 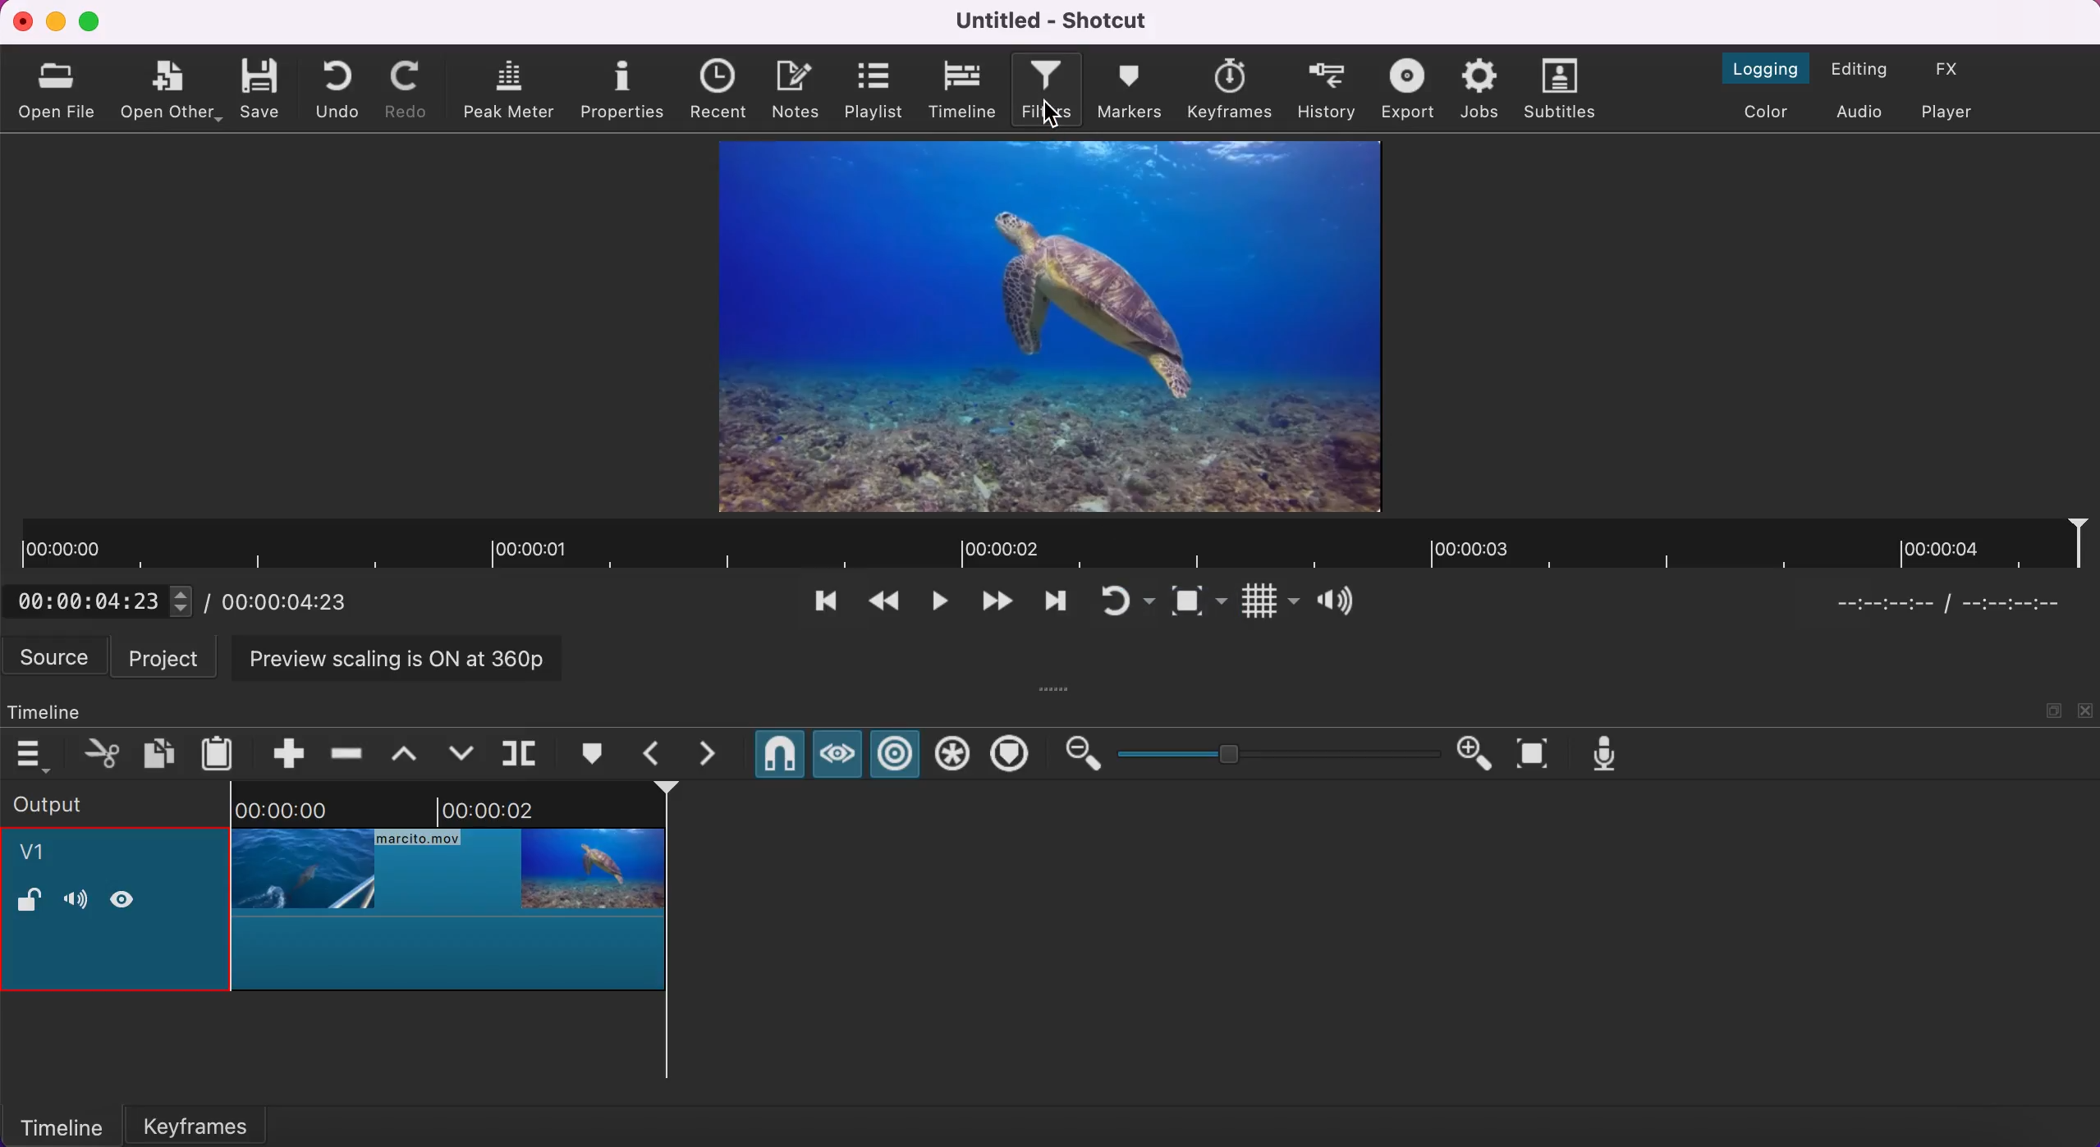 I want to click on skip to the next point, so click(x=995, y=605).